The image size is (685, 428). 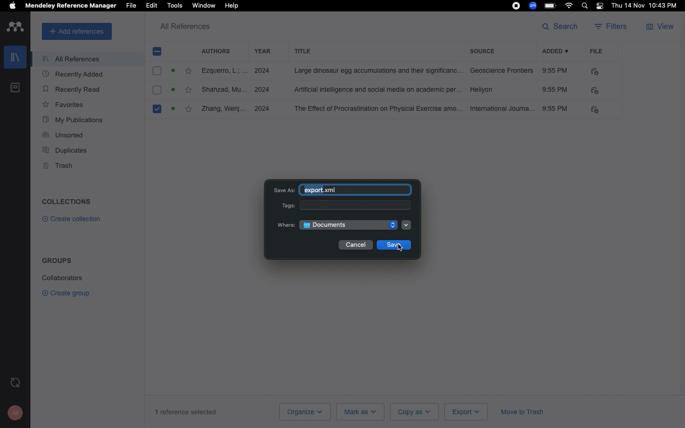 What do you see at coordinates (355, 191) in the screenshot?
I see `Export xml` at bounding box center [355, 191].